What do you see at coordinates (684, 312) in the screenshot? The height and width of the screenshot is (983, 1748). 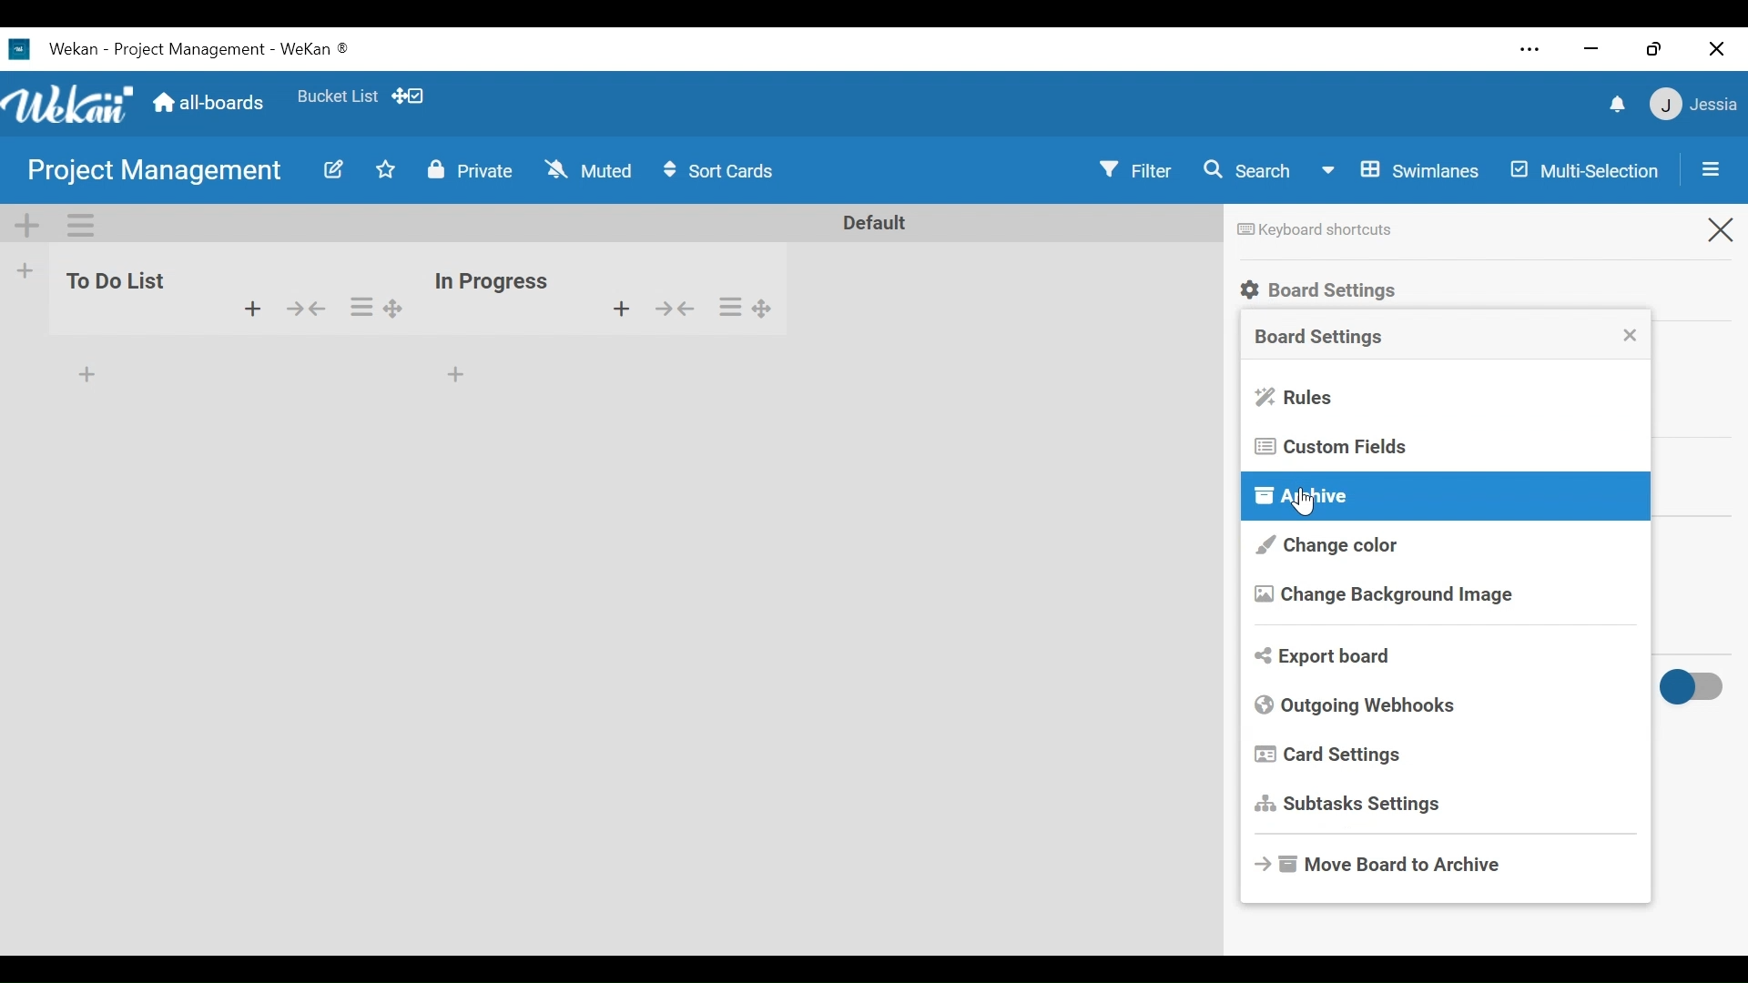 I see `show/hide` at bounding box center [684, 312].